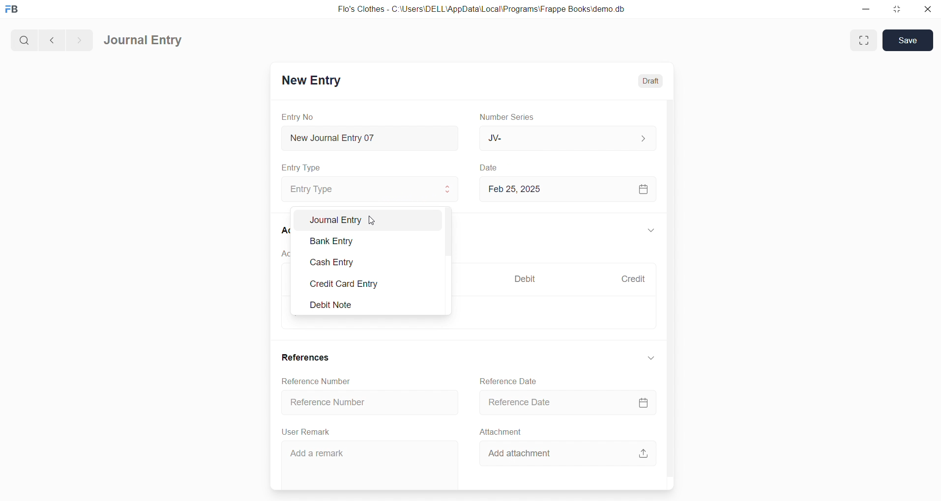 This screenshot has width=941, height=501. I want to click on expand/collapse, so click(650, 358).